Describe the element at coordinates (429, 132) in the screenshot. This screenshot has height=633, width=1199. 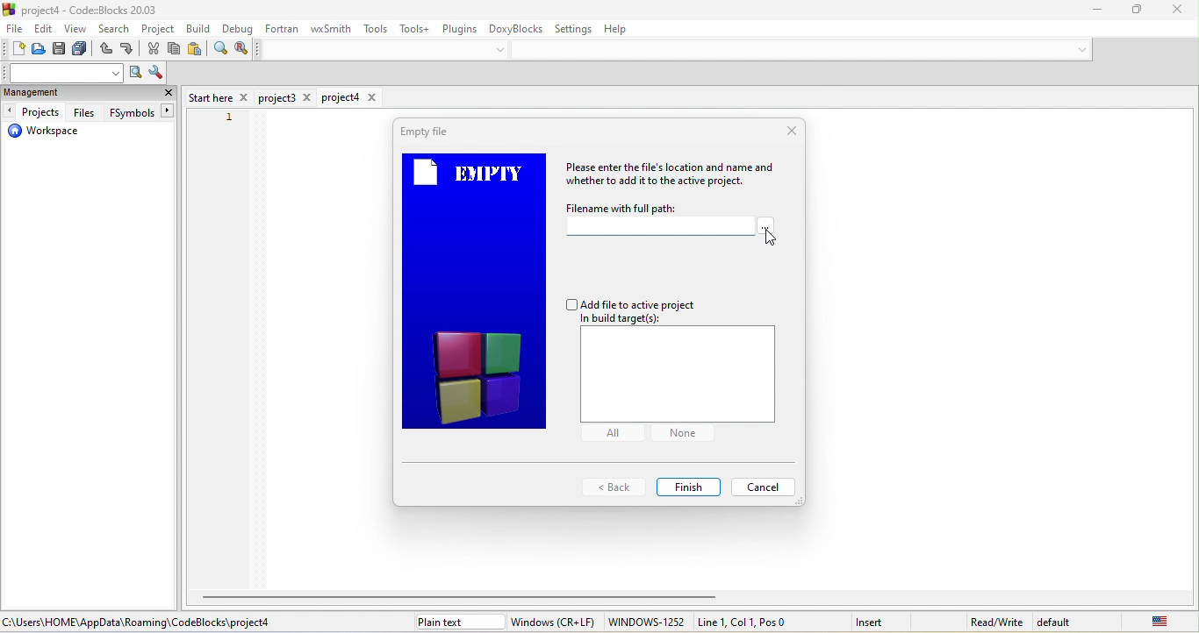
I see `Empty file` at that location.